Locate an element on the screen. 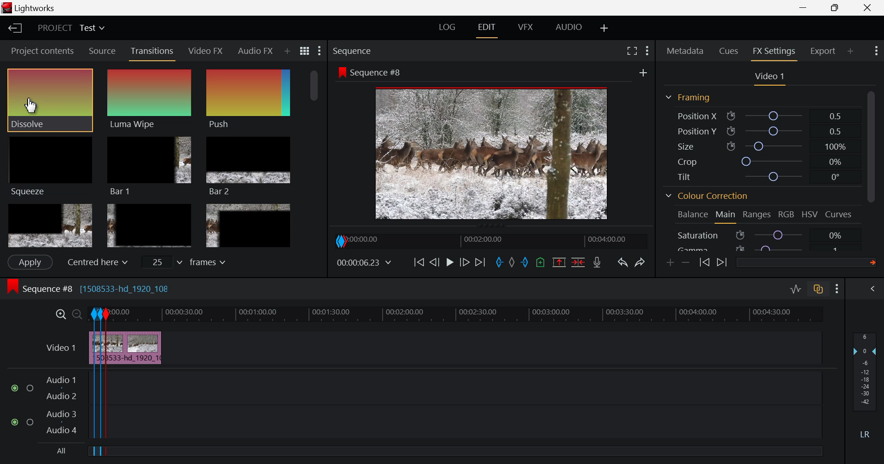 The width and height of the screenshot is (884, 464). Out mark is located at coordinates (525, 263).